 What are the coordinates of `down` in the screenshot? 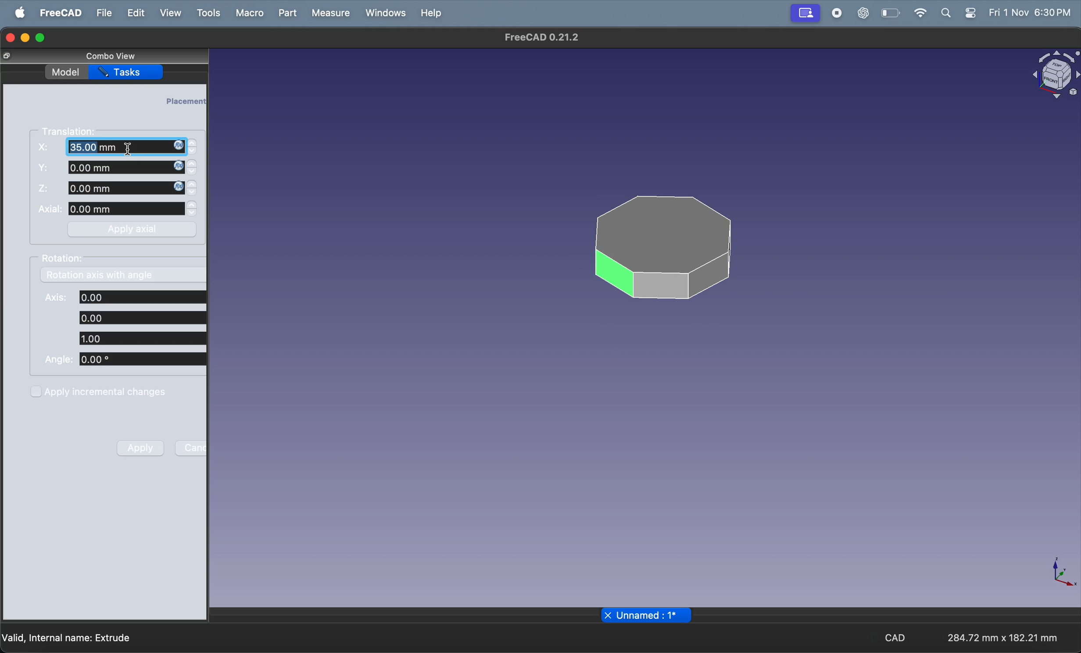 It's located at (192, 194).